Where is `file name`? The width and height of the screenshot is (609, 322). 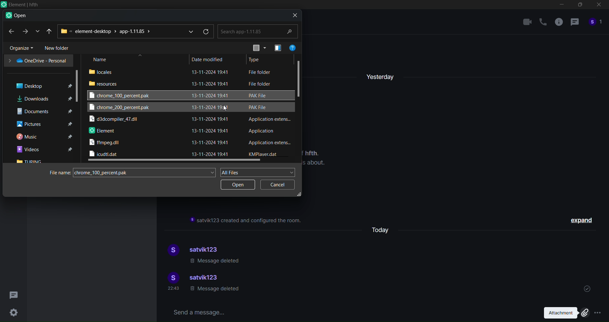
file name is located at coordinates (58, 173).